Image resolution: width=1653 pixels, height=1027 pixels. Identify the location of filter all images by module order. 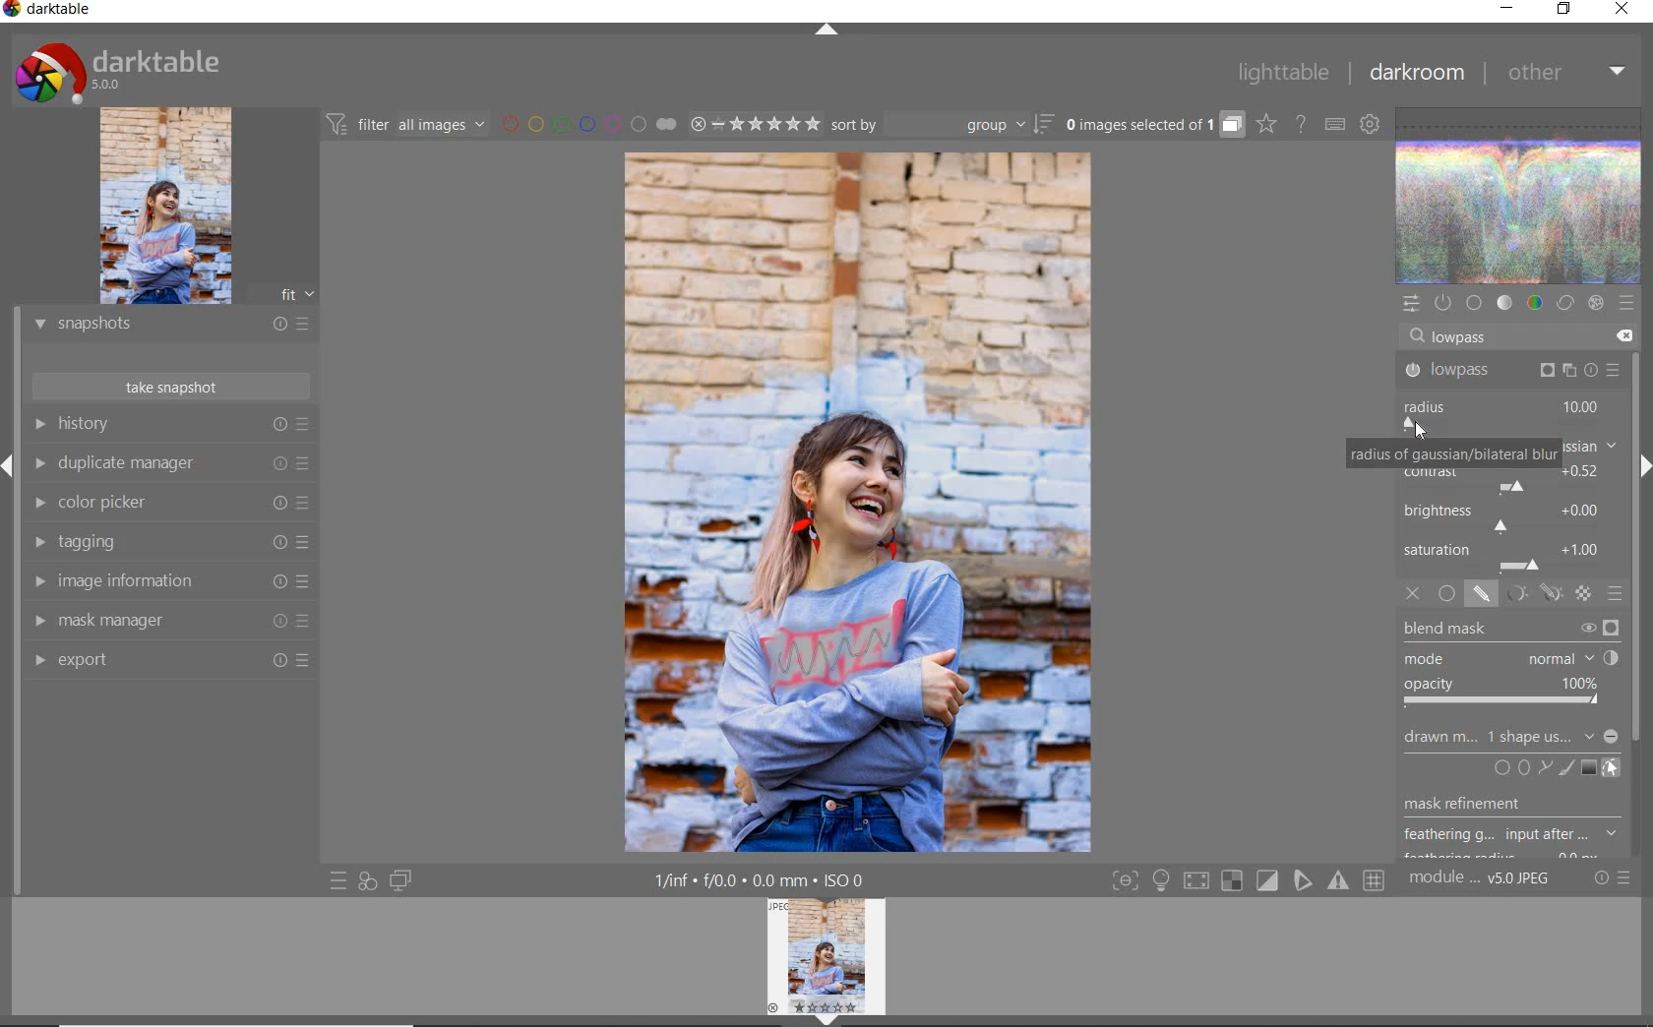
(407, 126).